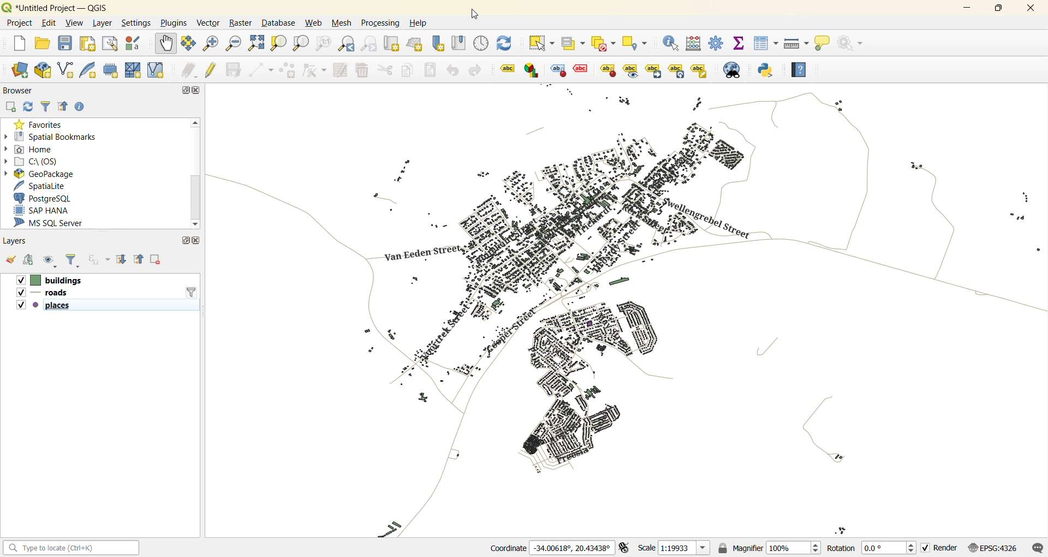 This screenshot has width=1048, height=557. Describe the element at coordinates (36, 160) in the screenshot. I see `c\:os` at that location.